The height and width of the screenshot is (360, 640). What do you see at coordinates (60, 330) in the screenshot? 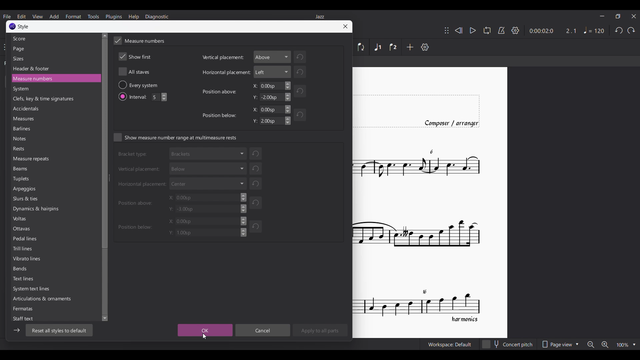
I see `Reset to default` at bounding box center [60, 330].